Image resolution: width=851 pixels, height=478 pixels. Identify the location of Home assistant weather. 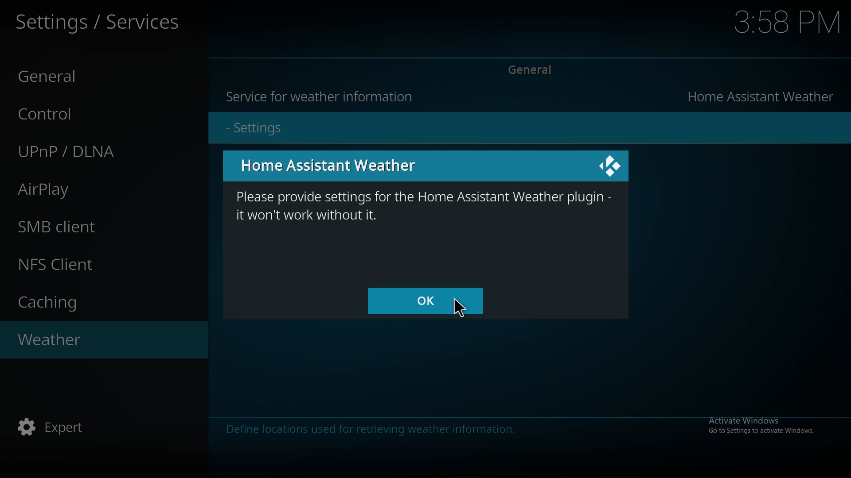
(764, 96).